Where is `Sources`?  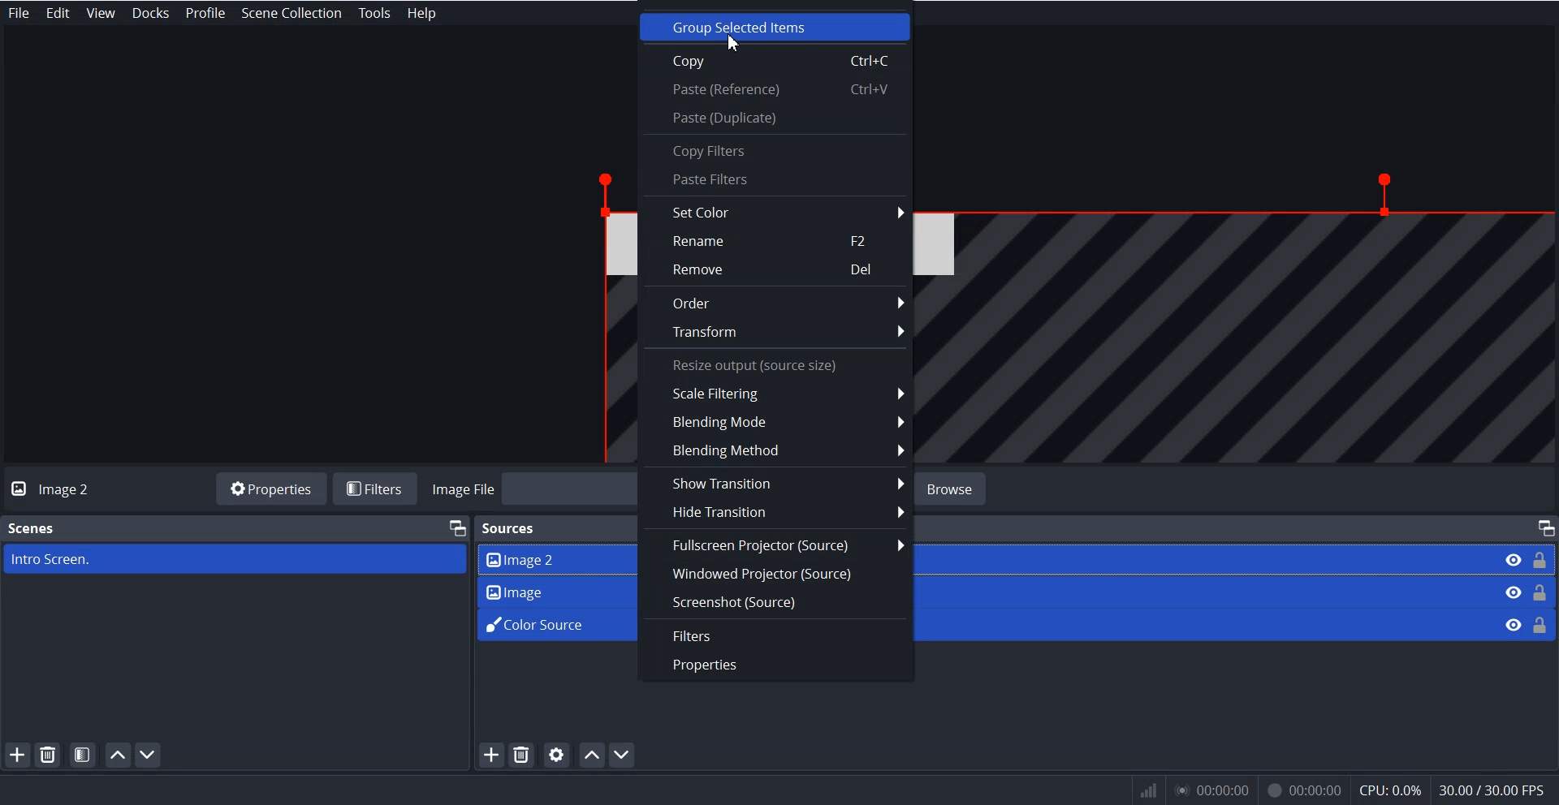 Sources is located at coordinates (512, 527).